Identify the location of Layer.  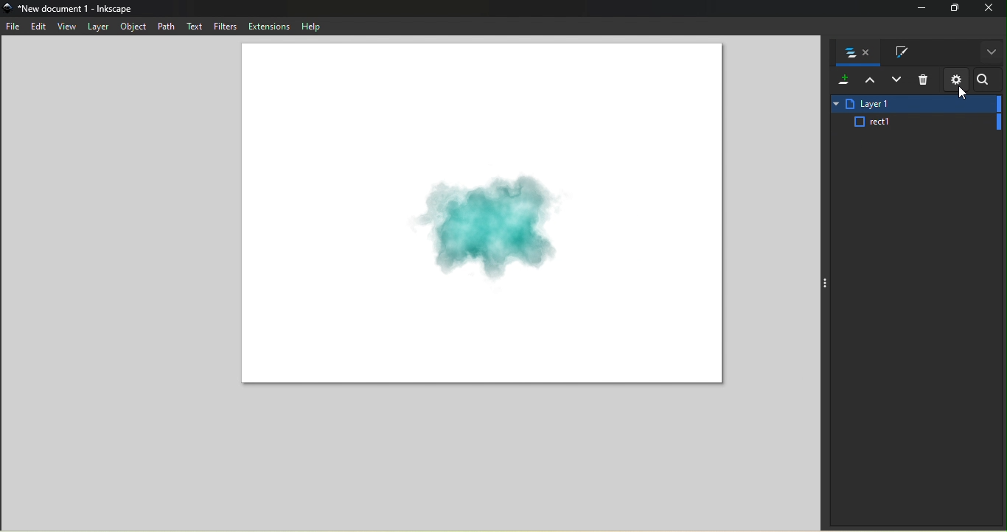
(914, 122).